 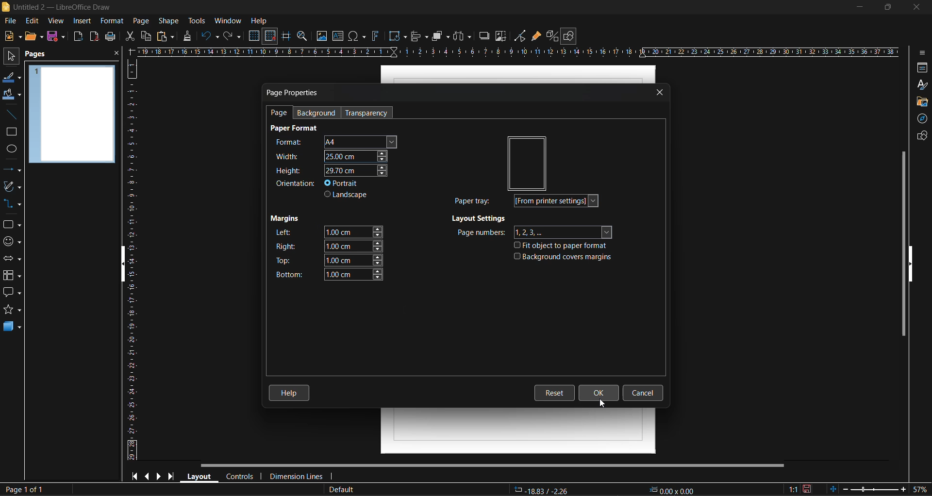 What do you see at coordinates (14, 295) in the screenshot?
I see `callout shapes` at bounding box center [14, 295].